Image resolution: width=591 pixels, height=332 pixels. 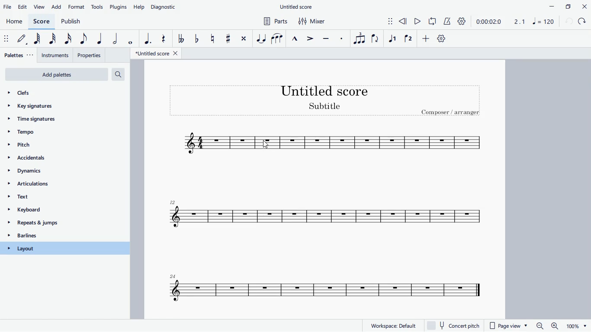 What do you see at coordinates (23, 40) in the screenshot?
I see `default` at bounding box center [23, 40].